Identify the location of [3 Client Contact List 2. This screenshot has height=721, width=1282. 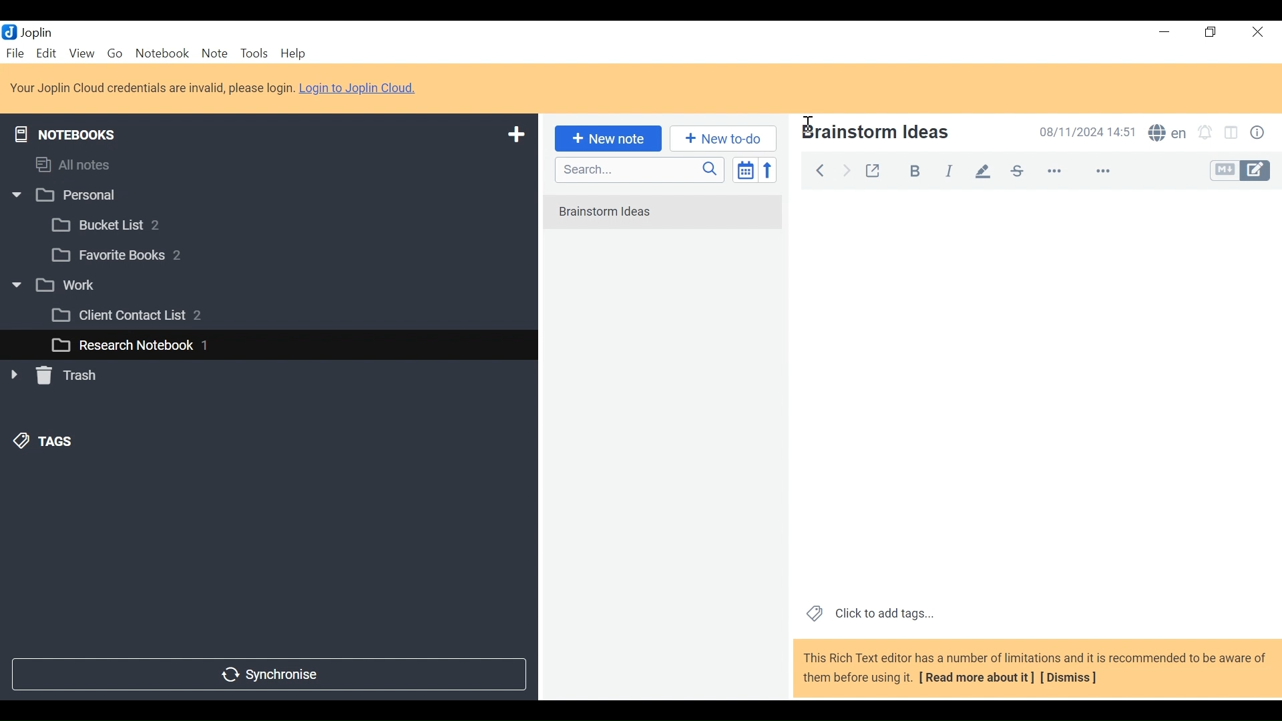
(146, 318).